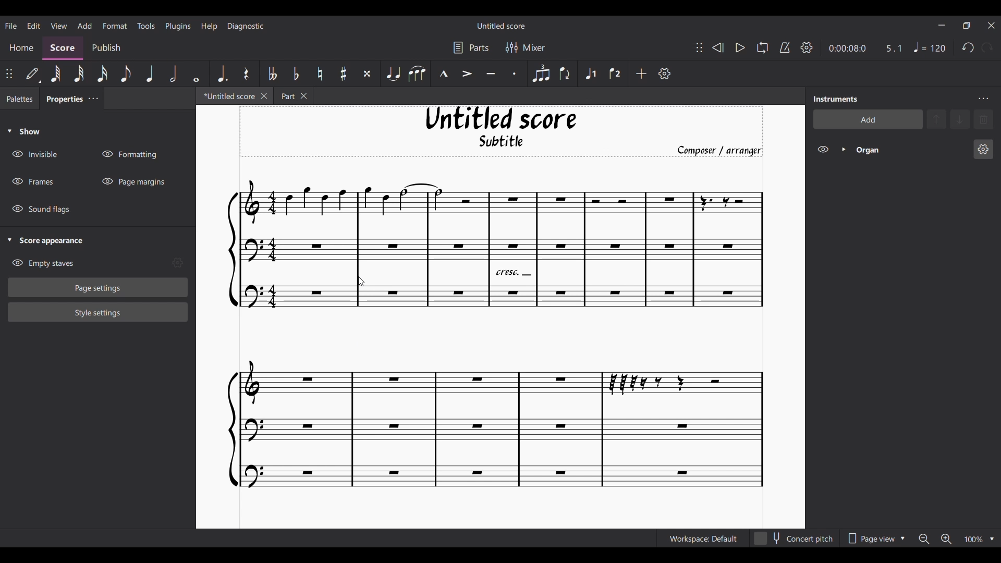  I want to click on Toggle flat, so click(296, 74).